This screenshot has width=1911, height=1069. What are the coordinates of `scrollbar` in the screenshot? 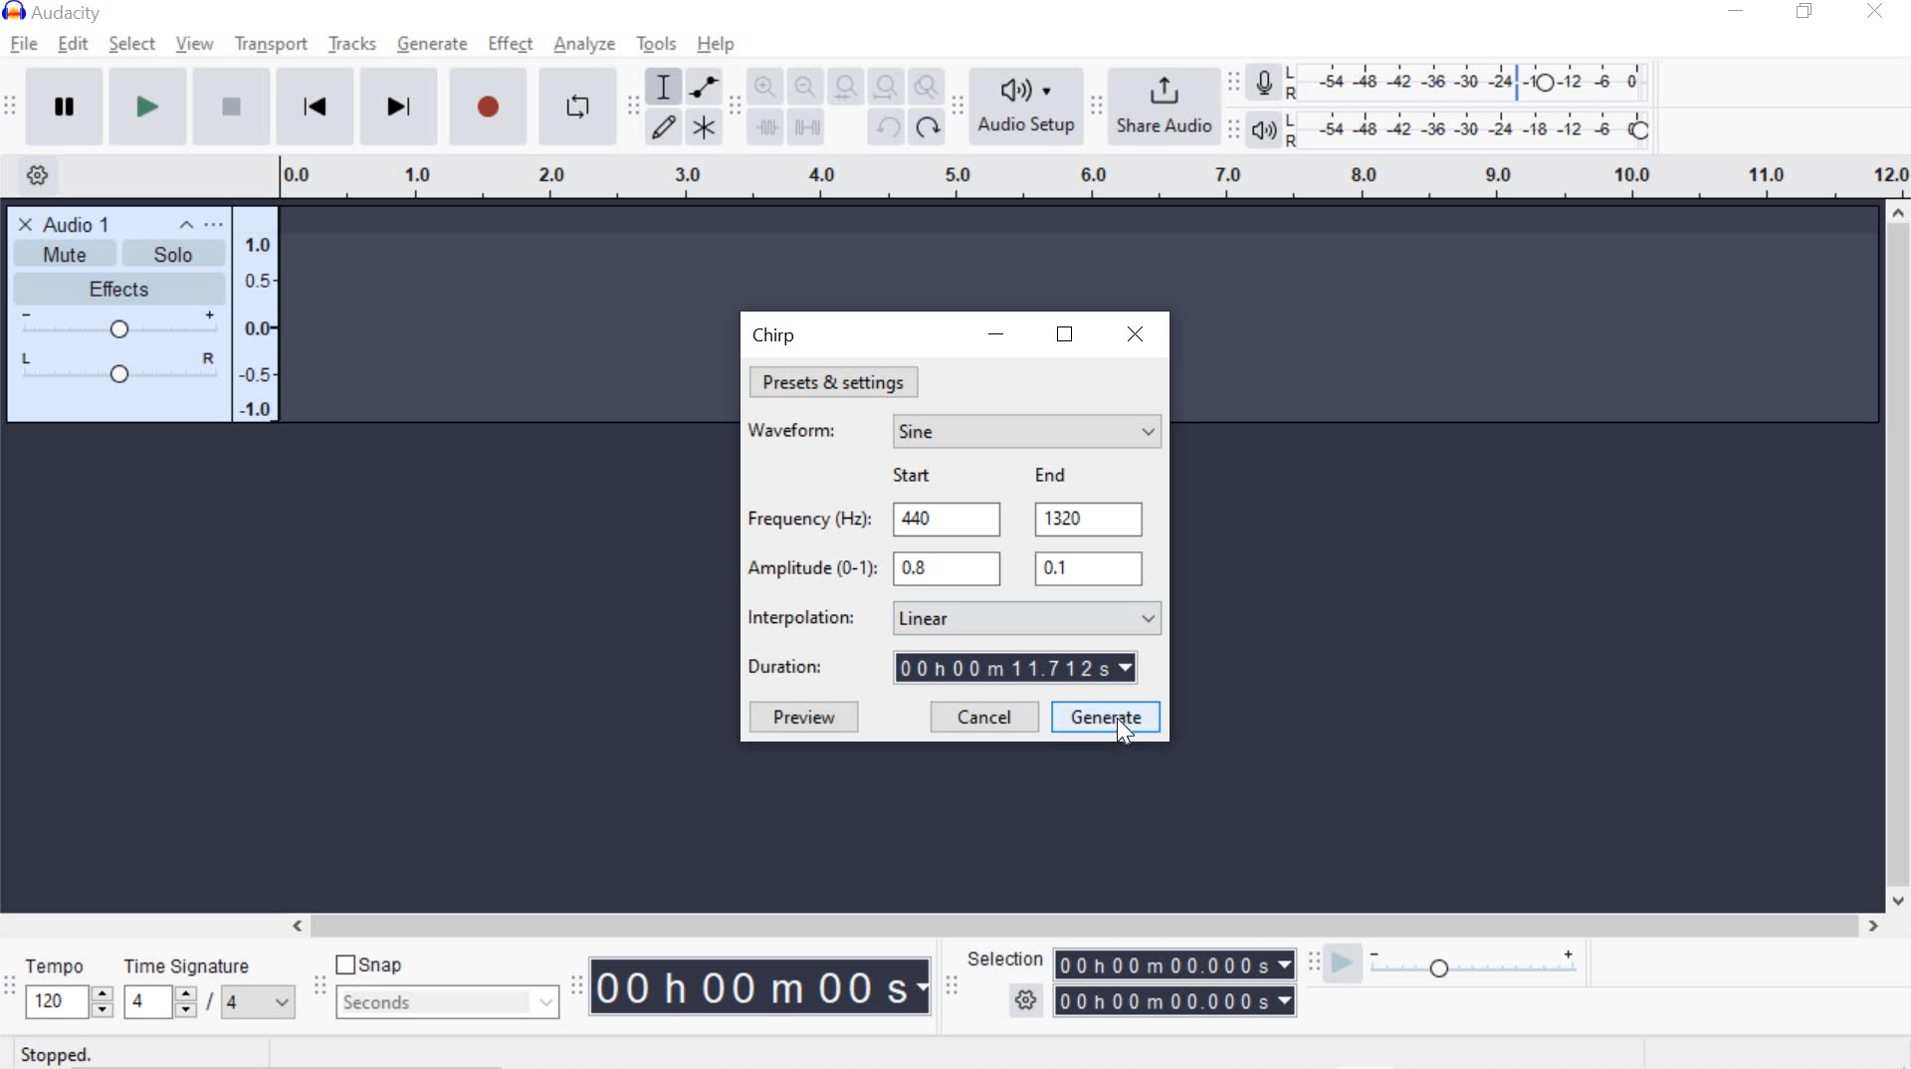 It's located at (1081, 928).